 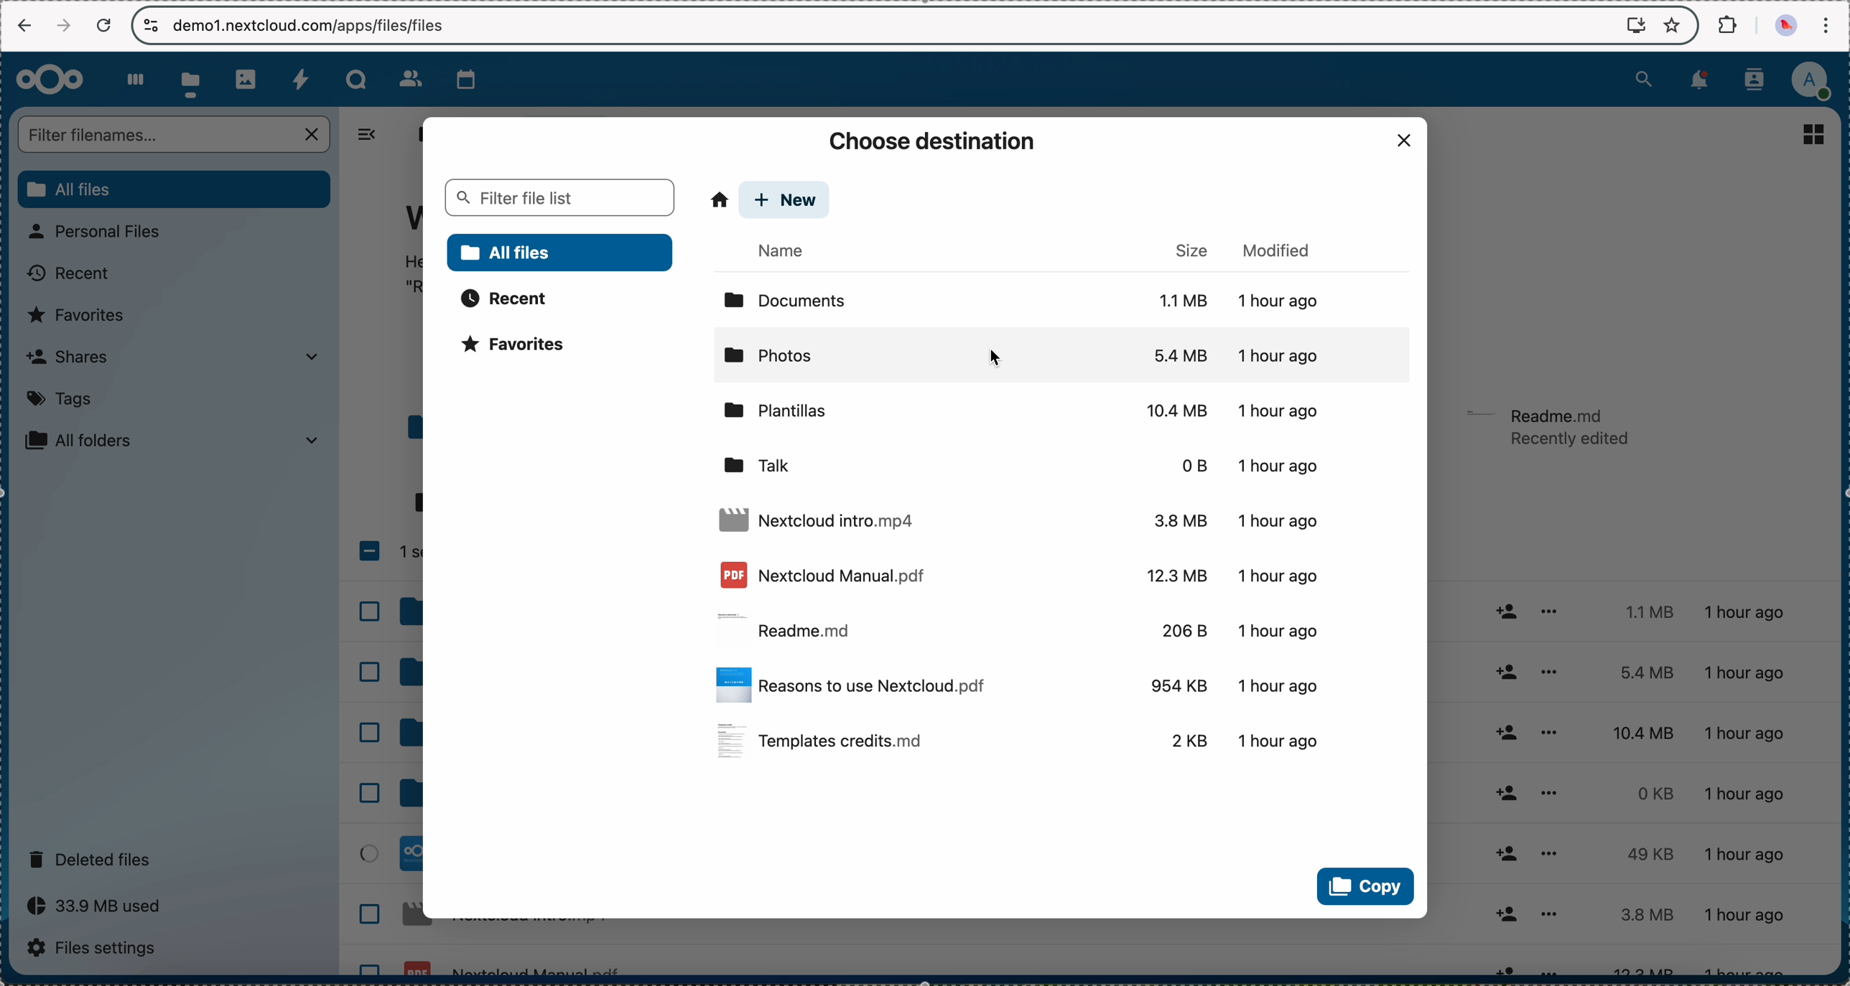 What do you see at coordinates (786, 251) in the screenshot?
I see `name` at bounding box center [786, 251].